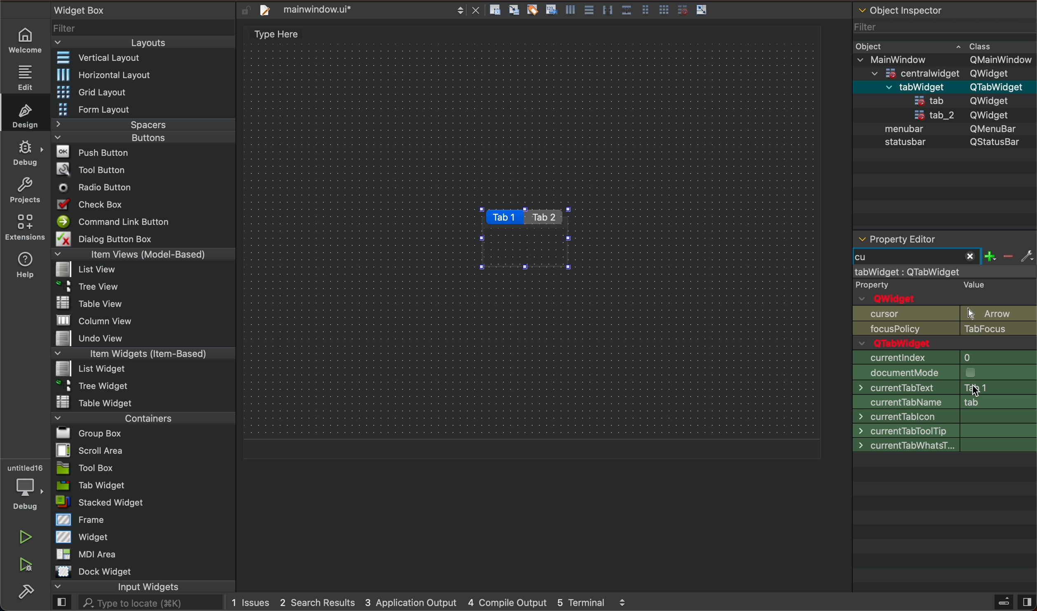 The image size is (1037, 611). What do you see at coordinates (83, 537) in the screenshot?
I see `Widget` at bounding box center [83, 537].